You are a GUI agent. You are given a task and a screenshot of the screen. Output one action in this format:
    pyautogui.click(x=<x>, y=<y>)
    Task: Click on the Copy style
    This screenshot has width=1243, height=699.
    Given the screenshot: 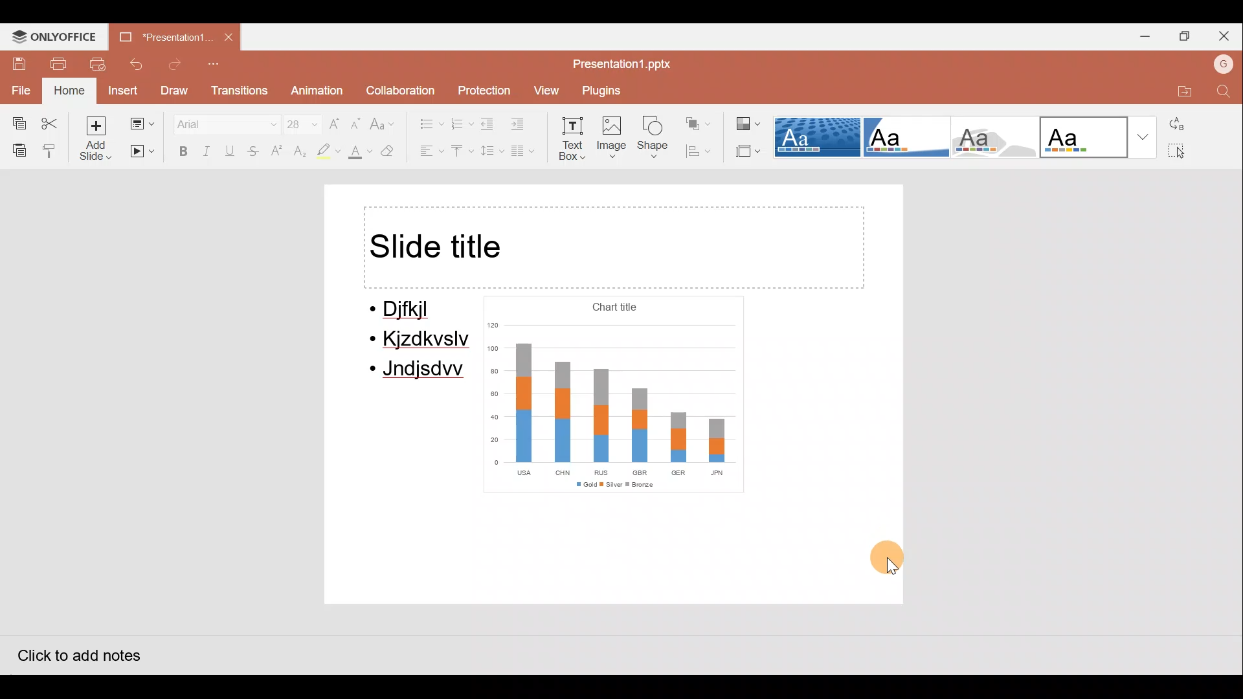 What is the action you would take?
    pyautogui.click(x=56, y=150)
    